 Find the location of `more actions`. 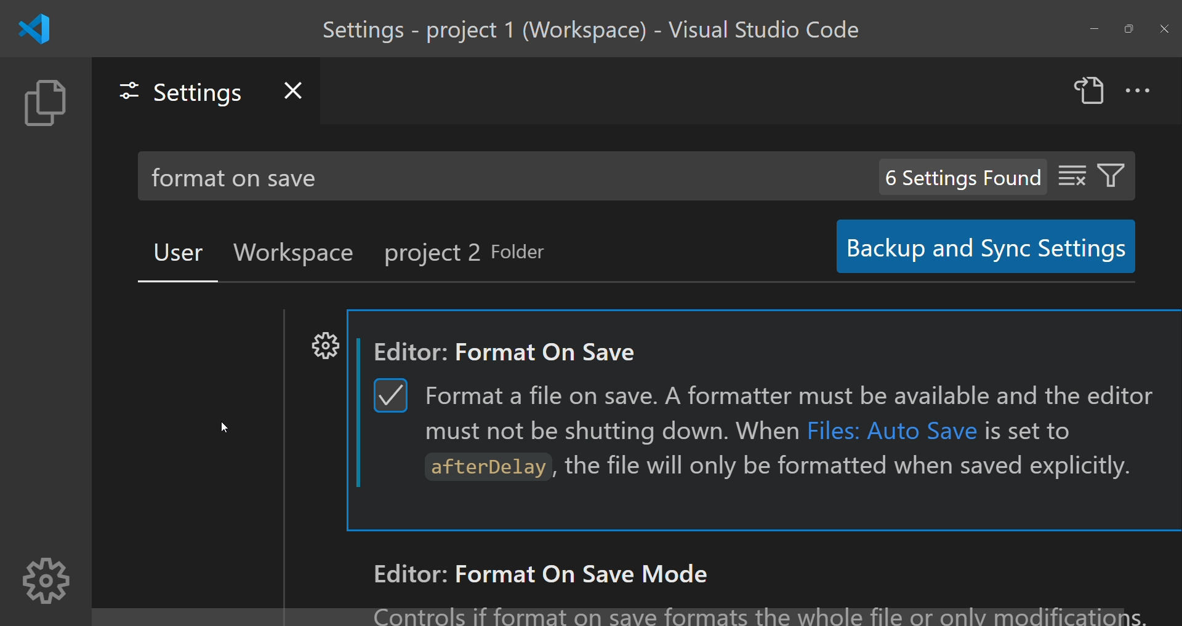

more actions is located at coordinates (1148, 89).